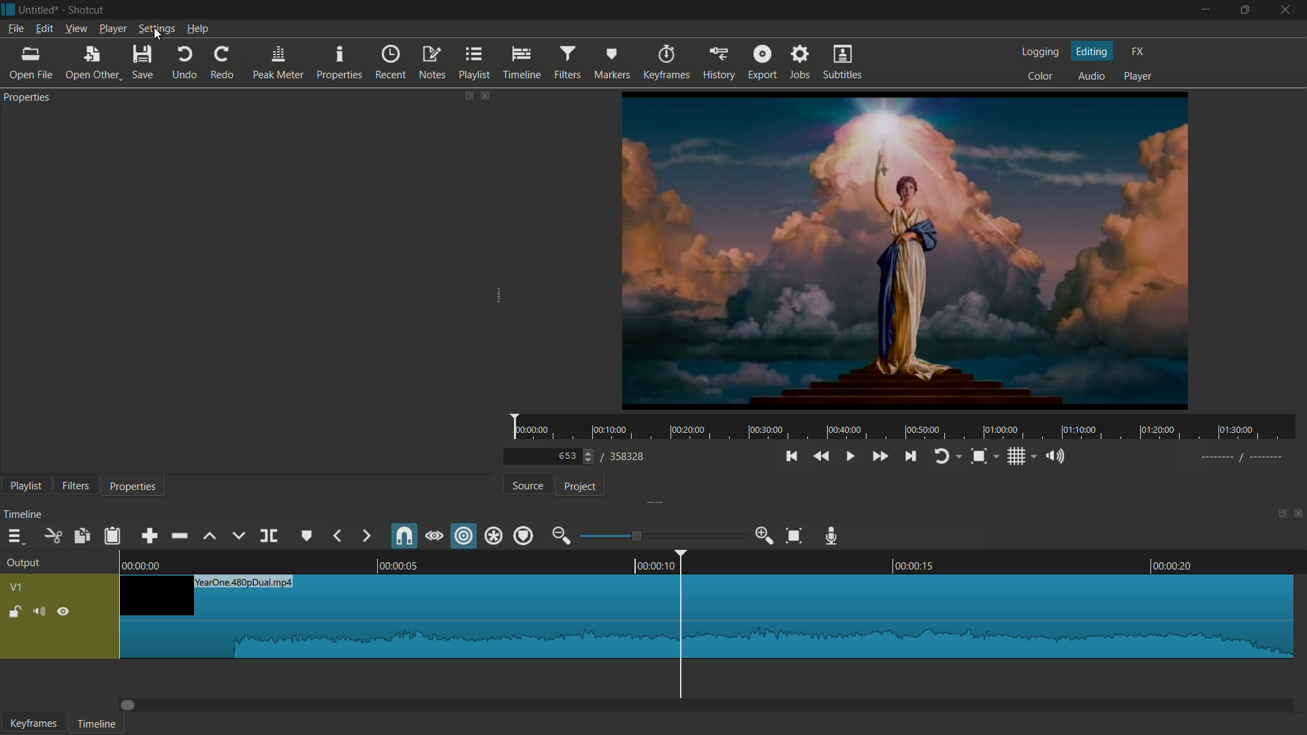 This screenshot has width=1307, height=735. I want to click on video in timeline, so click(709, 618).